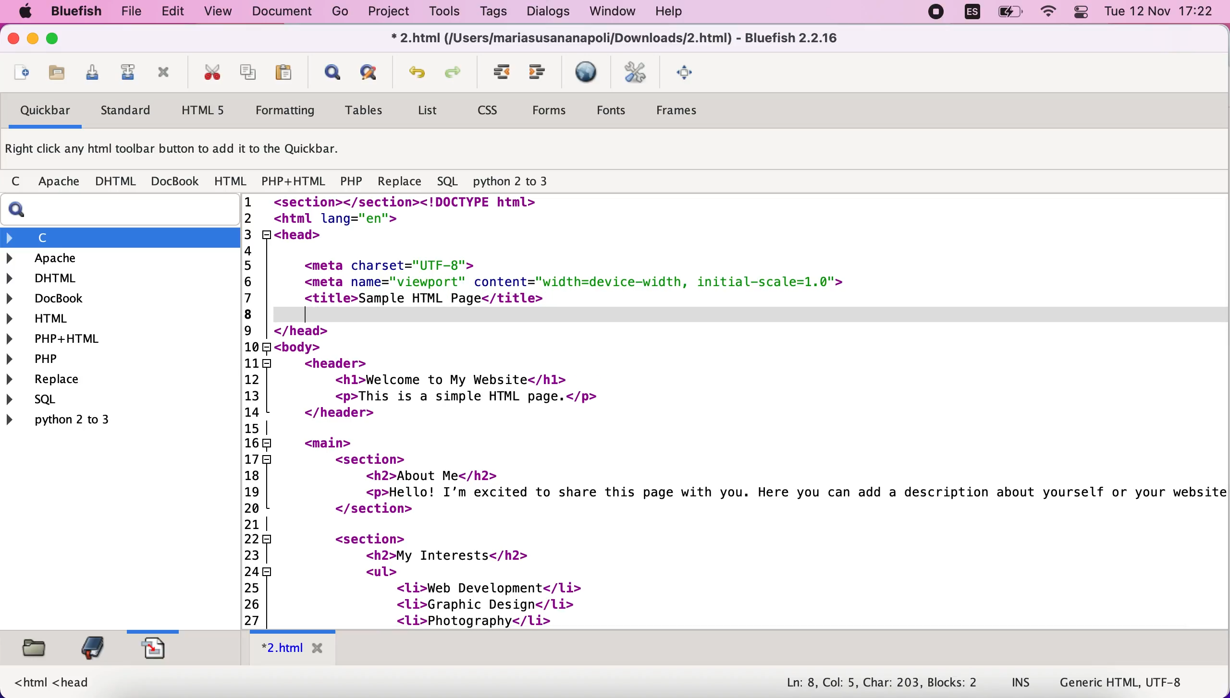 The width and height of the screenshot is (1230, 698). I want to click on 1 <section></section><!DOCTYPE html>

2 <html lang="en">
3 <head>

4

5 <meta charset="UTF-8">

6 <meta name="viewport" content="width=device-width, initial-scale=1.0">
7 pritieSample HTML Page</title>

8

9 | </head>

10 <body>

11 <header>

12 <hl>Welcome to My Website</hl>

13 <p>This is a simple HTML page.</p>
14 </header>

15 |

165 <main>

17 <section>

18 <h2>About Me</h2>

19 <p>Hello! I'm excited to share this page with you. Here you can add a description about yourself or your website
20 </section>

21 |

22 <section>

Hy] <h2>My Interests</h2>

24 <ul>

25 <li>Web Development</li>
26 <li>Graphic Design</li>

27 <li>Photography</1i>, so click(730, 412).